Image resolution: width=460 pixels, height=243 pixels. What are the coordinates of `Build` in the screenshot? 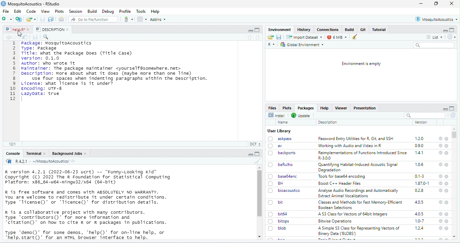 It's located at (91, 11).